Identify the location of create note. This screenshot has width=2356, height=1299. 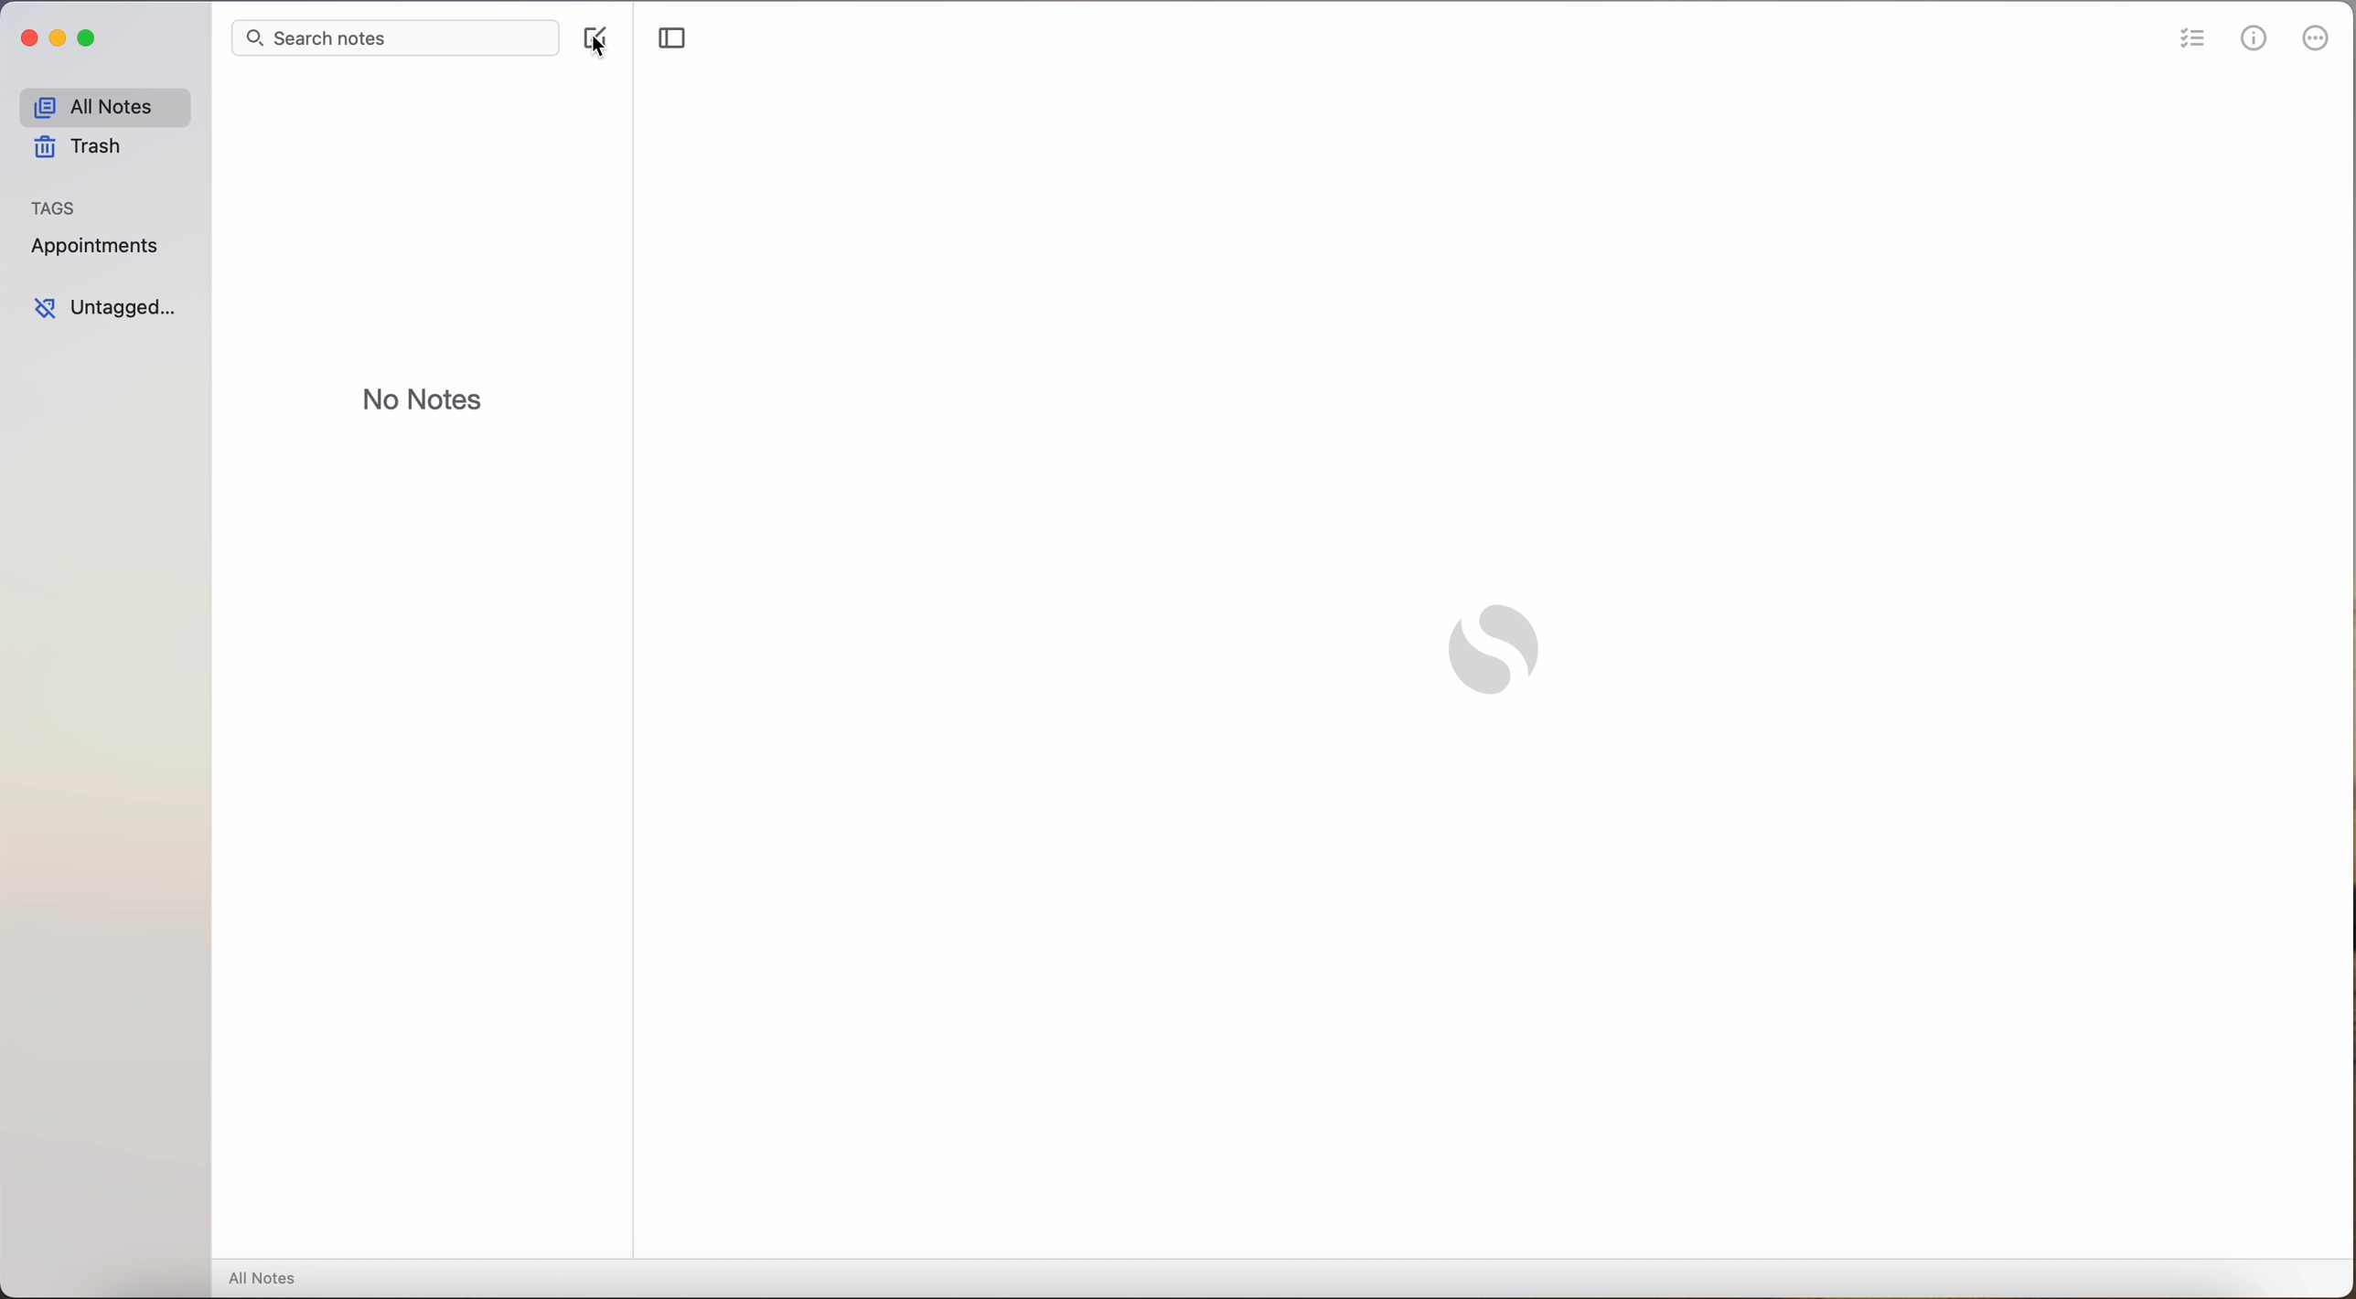
(592, 29).